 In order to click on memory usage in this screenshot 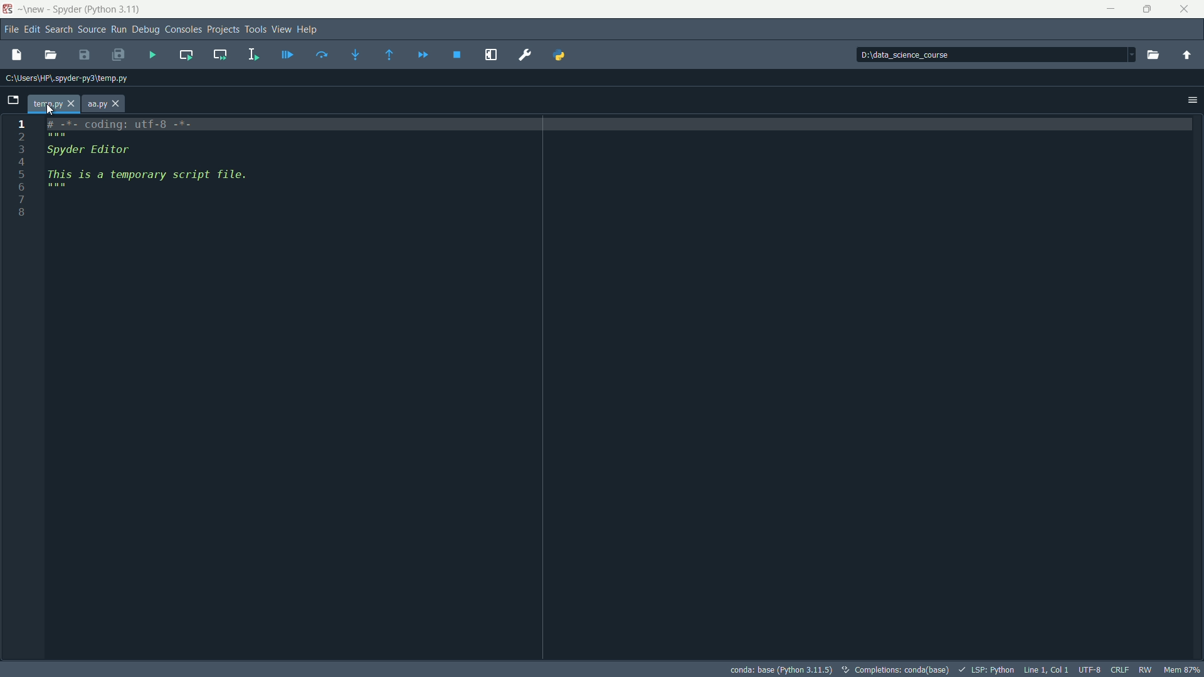, I will do `click(1182, 669)`.